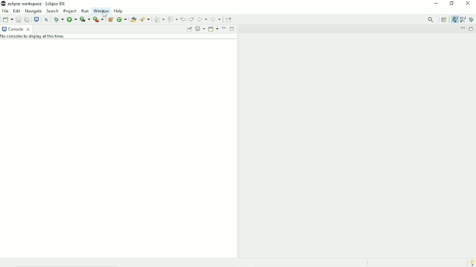 The height and width of the screenshot is (267, 476). I want to click on New java class, so click(122, 20).